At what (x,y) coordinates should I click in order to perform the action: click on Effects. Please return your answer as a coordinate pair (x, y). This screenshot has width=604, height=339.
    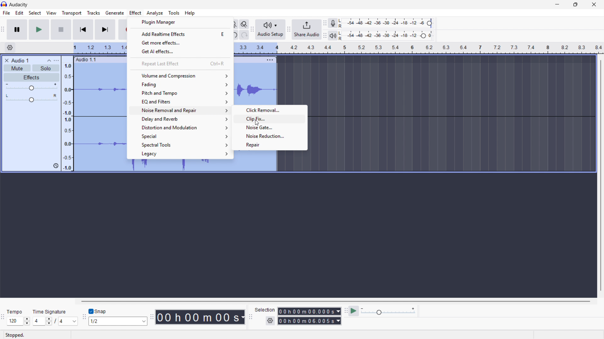
    Looking at the image, I should click on (32, 78).